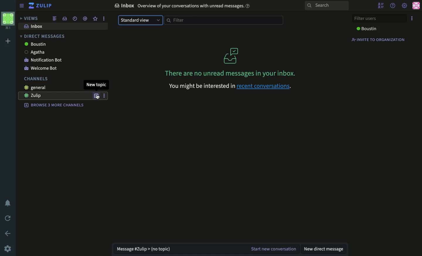 The width and height of the screenshot is (422, 256). I want to click on direct messages, so click(42, 36).